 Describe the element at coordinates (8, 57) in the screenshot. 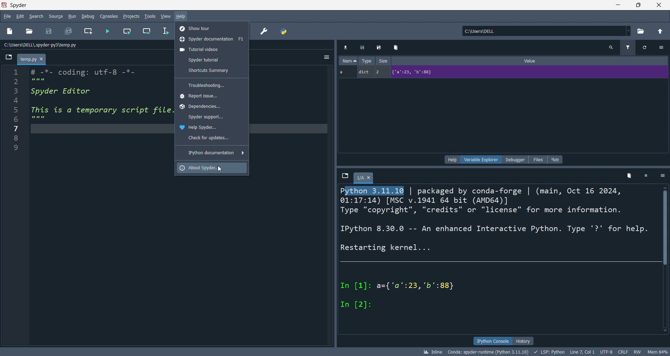

I see `File` at that location.